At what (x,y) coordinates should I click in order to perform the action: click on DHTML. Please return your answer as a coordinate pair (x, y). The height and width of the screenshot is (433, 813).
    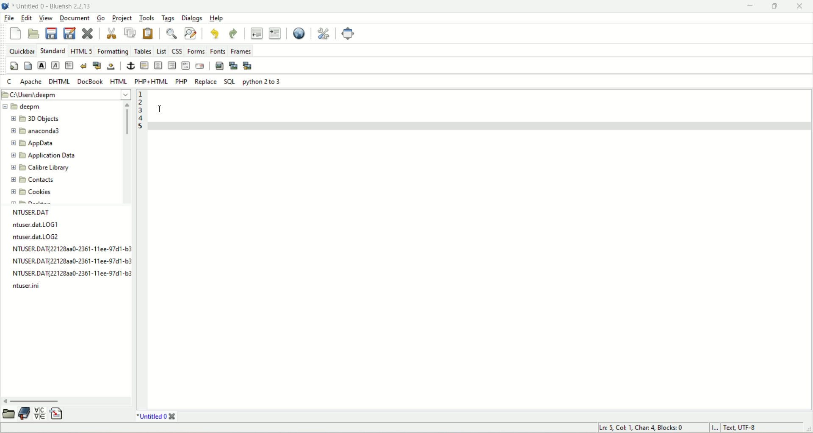
    Looking at the image, I should click on (62, 82).